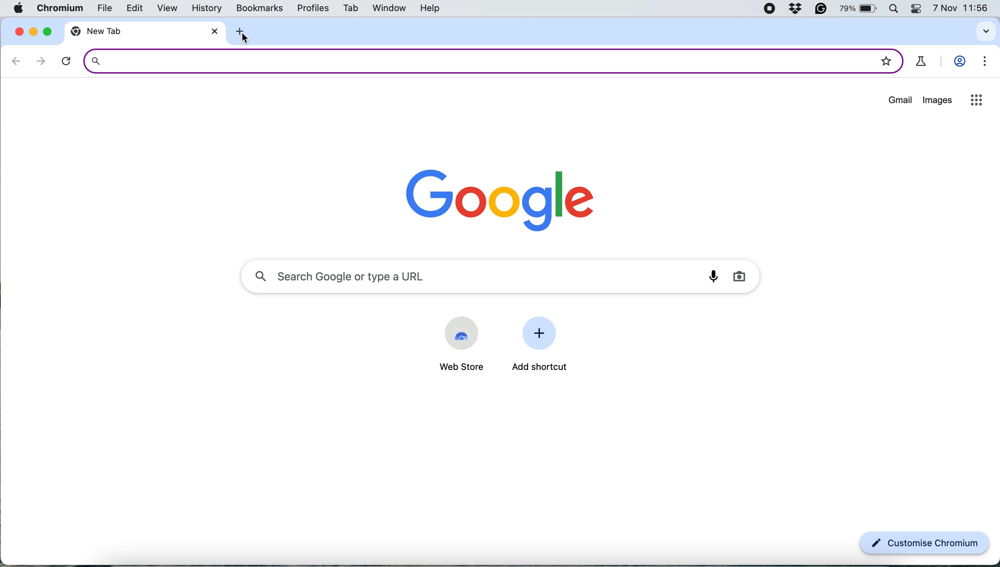 The width and height of the screenshot is (1000, 567). I want to click on search bar, so click(472, 60).